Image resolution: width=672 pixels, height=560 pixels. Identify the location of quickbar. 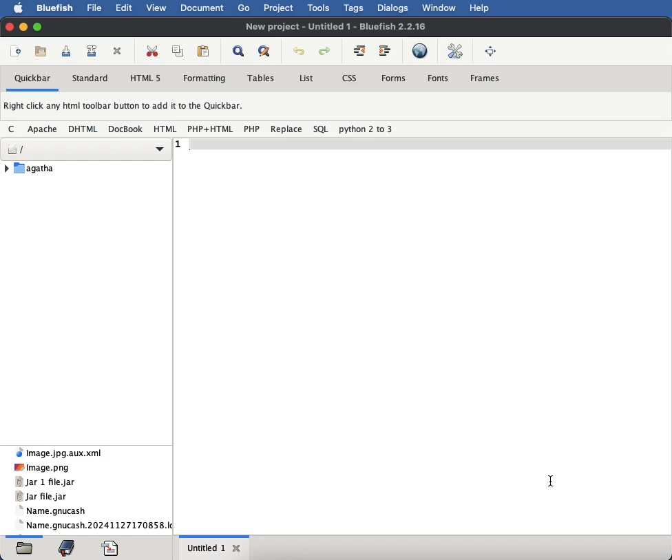
(34, 79).